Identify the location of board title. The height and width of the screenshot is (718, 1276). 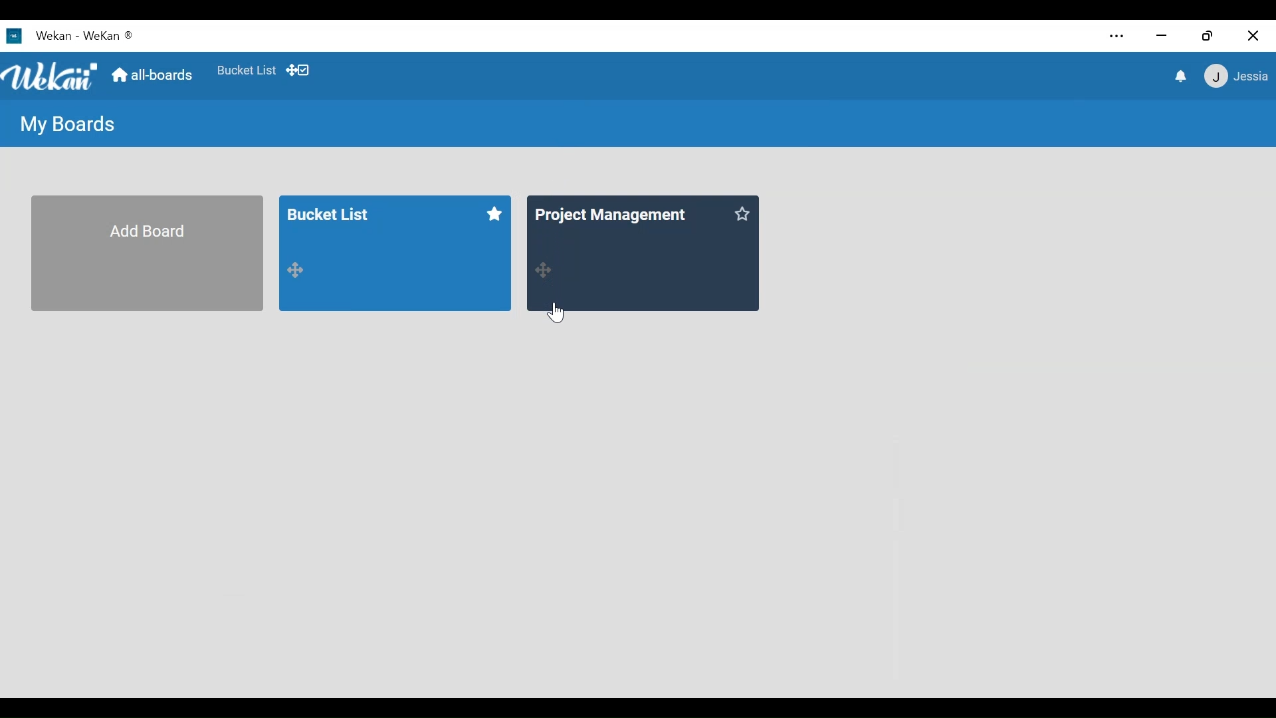
(339, 215).